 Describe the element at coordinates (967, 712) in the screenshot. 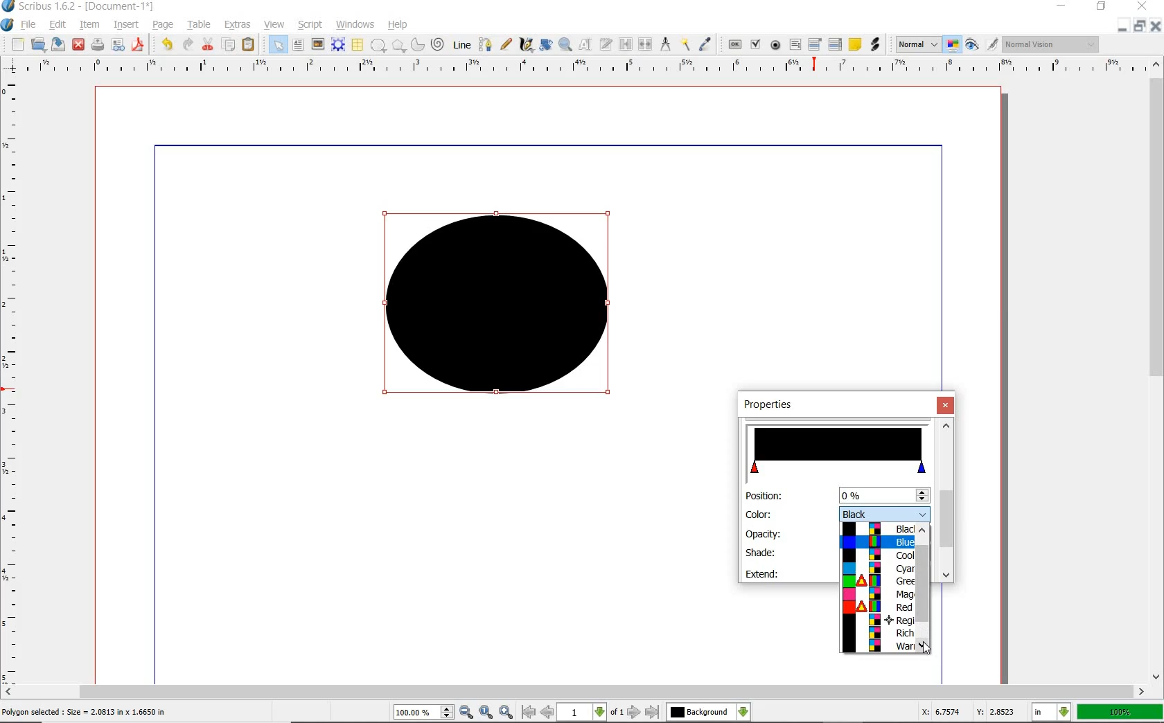

I see `coordinates` at that location.